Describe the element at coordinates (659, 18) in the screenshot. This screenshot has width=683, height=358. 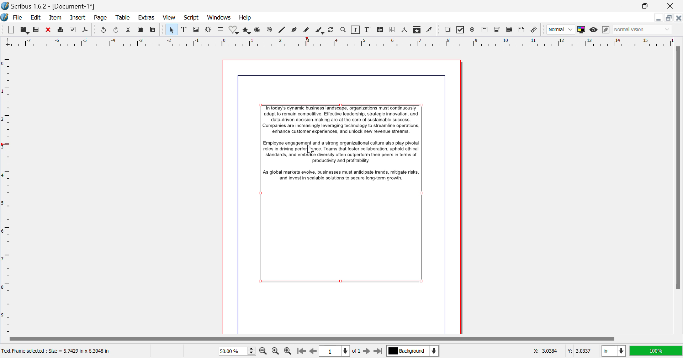
I see `Restore Down` at that location.